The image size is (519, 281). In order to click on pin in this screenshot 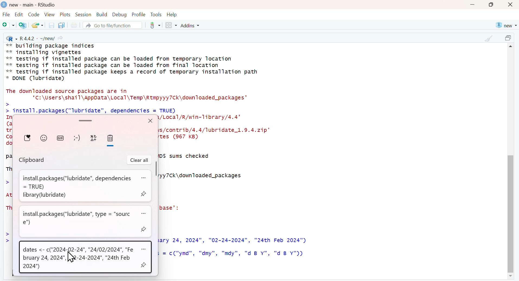, I will do `click(144, 194)`.